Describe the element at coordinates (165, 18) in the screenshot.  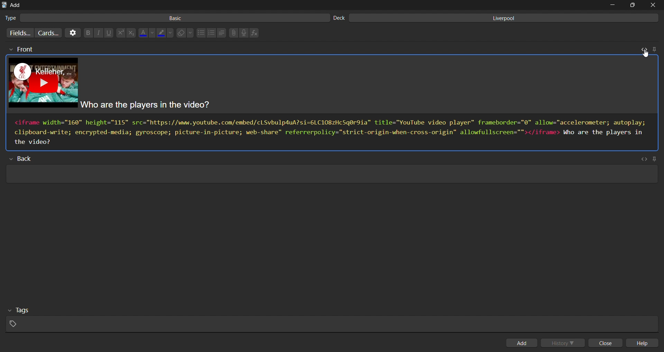
I see `basic card type ` at that location.